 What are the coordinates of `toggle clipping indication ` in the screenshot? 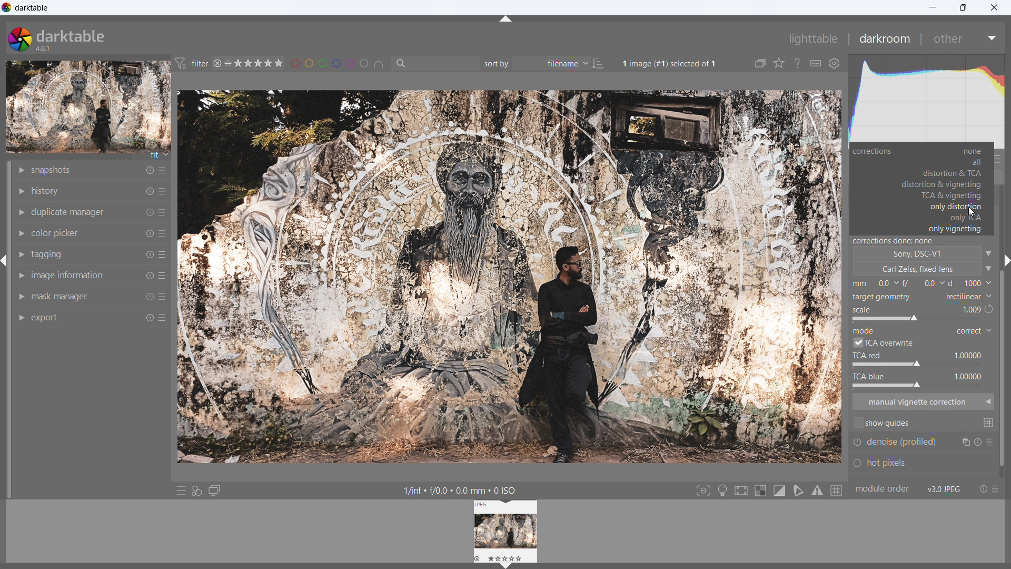 It's located at (779, 490).